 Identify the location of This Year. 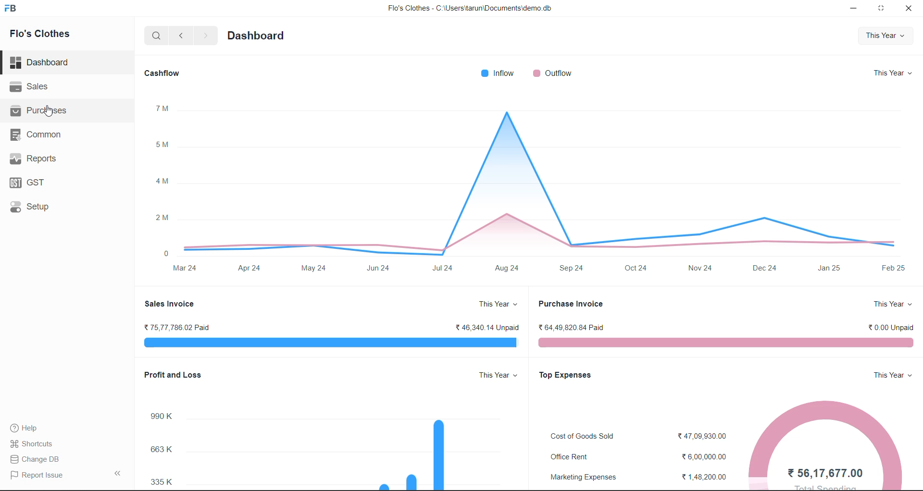
(891, 305).